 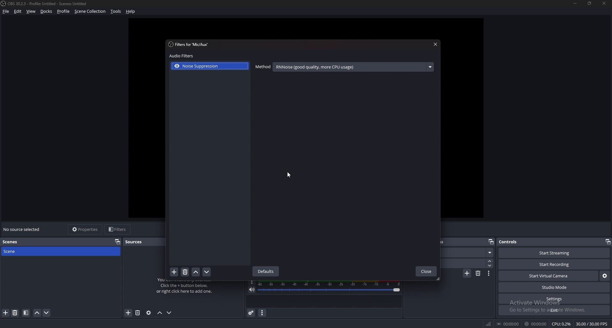 I want to click on move source up, so click(x=160, y=313).